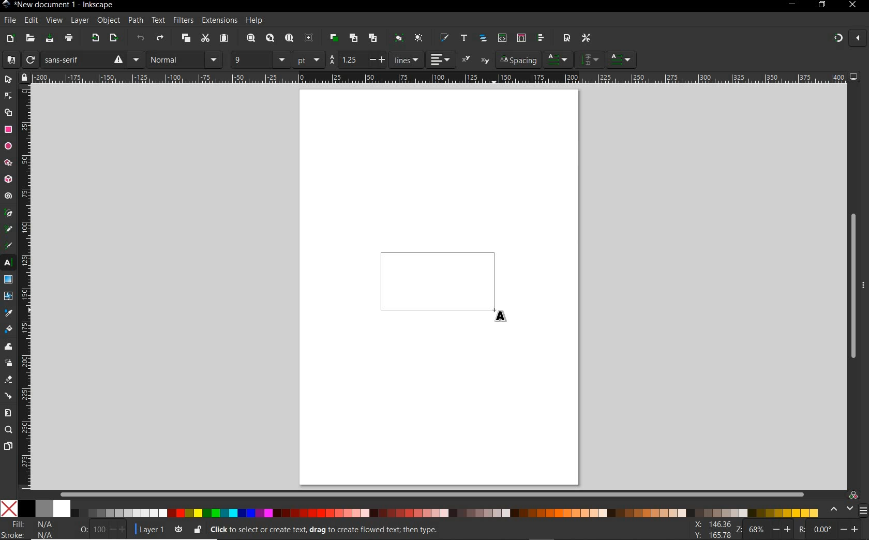 Image resolution: width=869 pixels, height=540 pixels. What do you see at coordinates (290, 39) in the screenshot?
I see `zoom page` at bounding box center [290, 39].